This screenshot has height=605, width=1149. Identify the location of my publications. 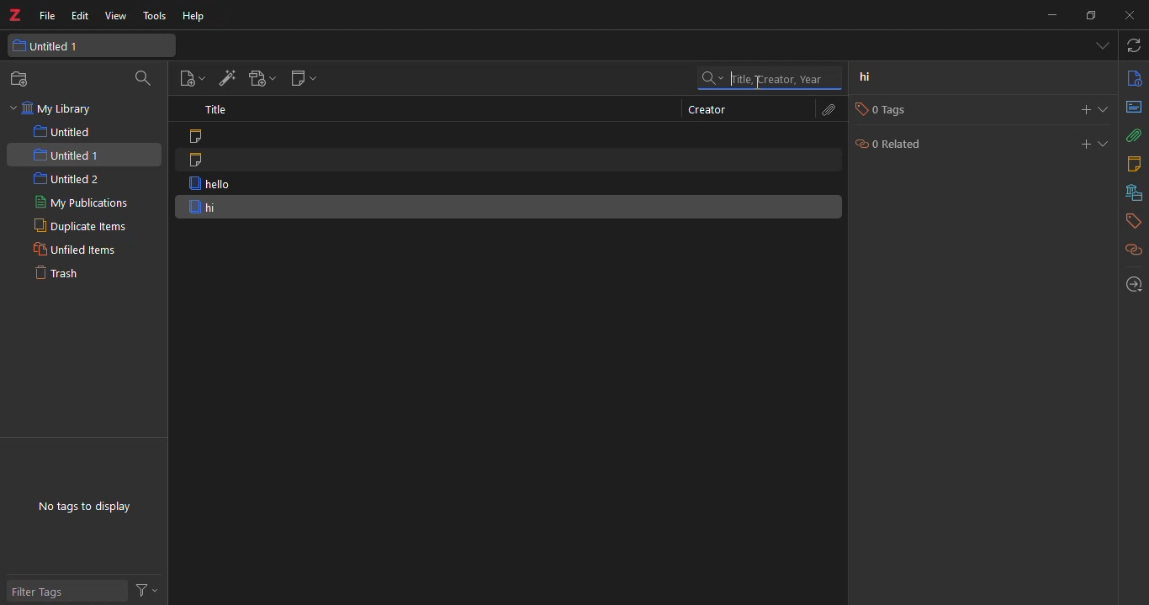
(81, 202).